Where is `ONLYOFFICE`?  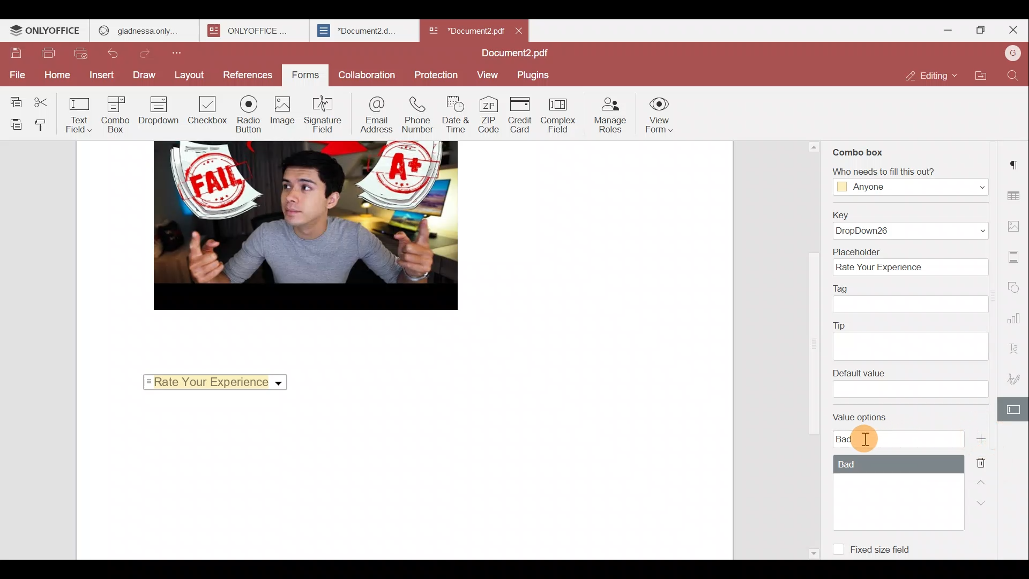 ONLYOFFICE is located at coordinates (247, 31).